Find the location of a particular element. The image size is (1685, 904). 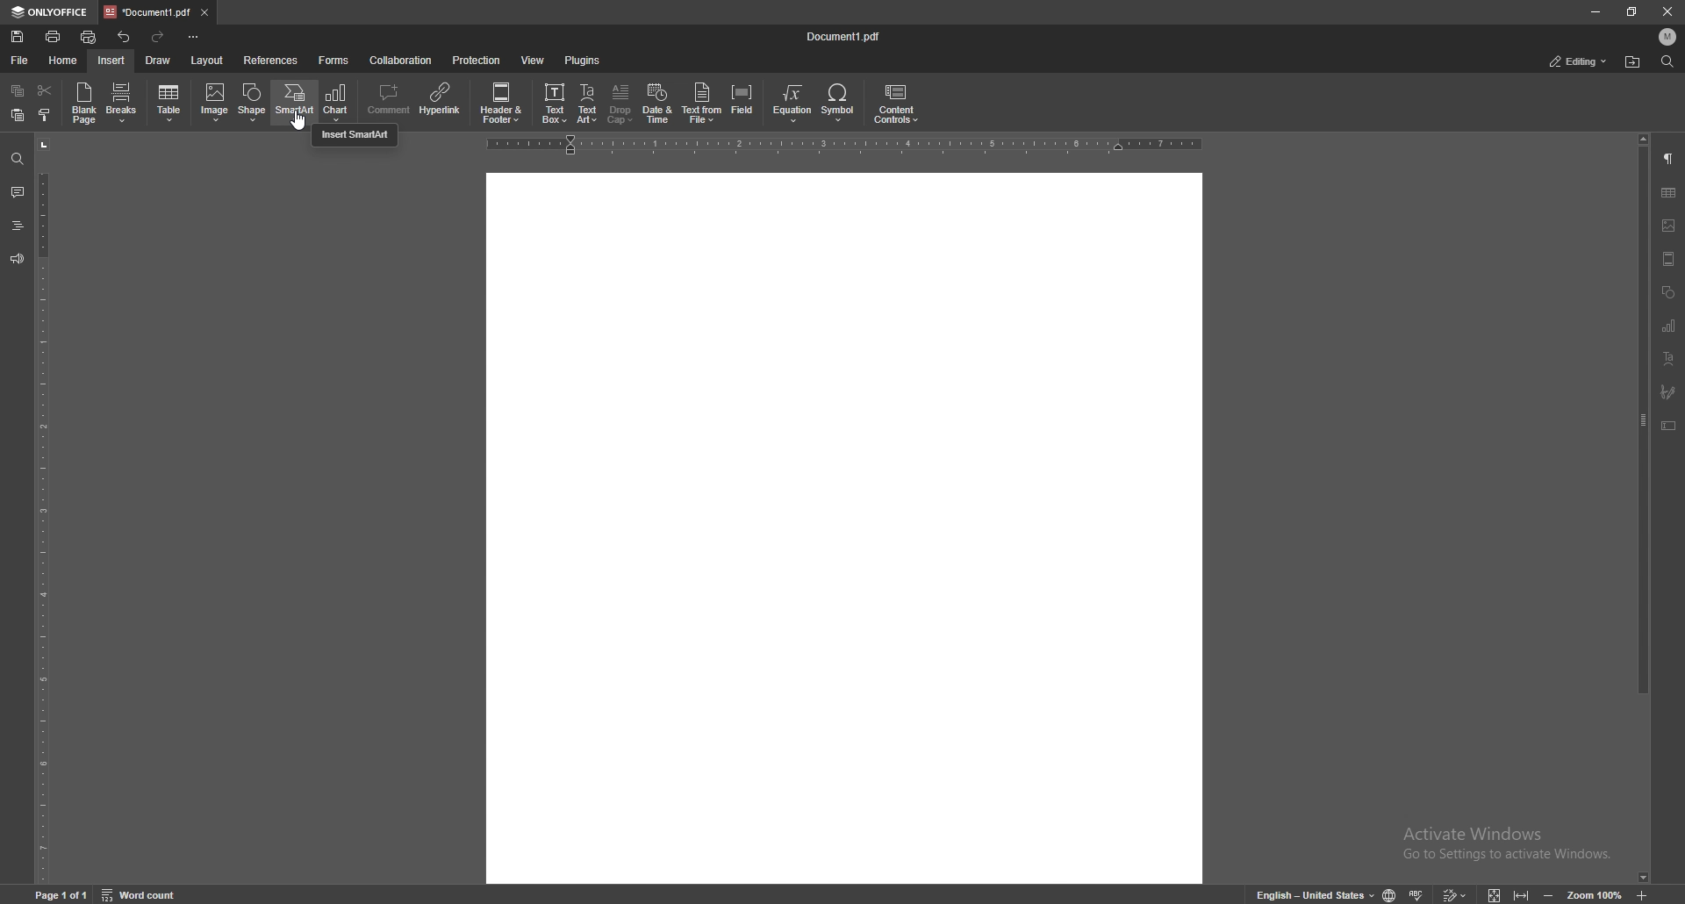

save is located at coordinates (18, 37).